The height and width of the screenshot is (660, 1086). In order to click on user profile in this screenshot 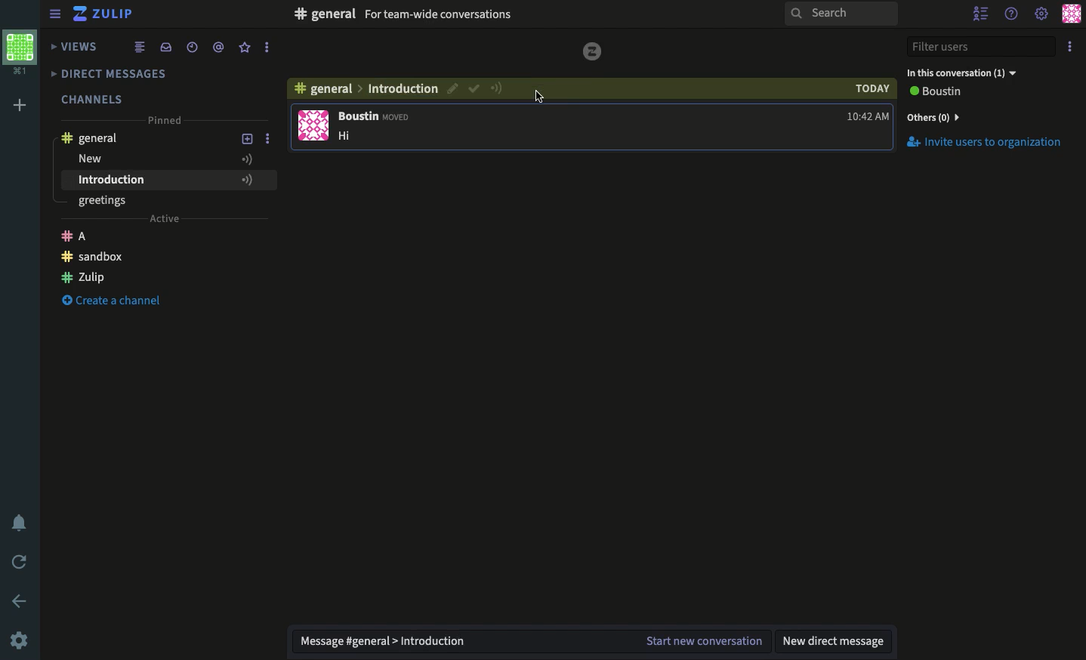, I will do `click(315, 126)`.